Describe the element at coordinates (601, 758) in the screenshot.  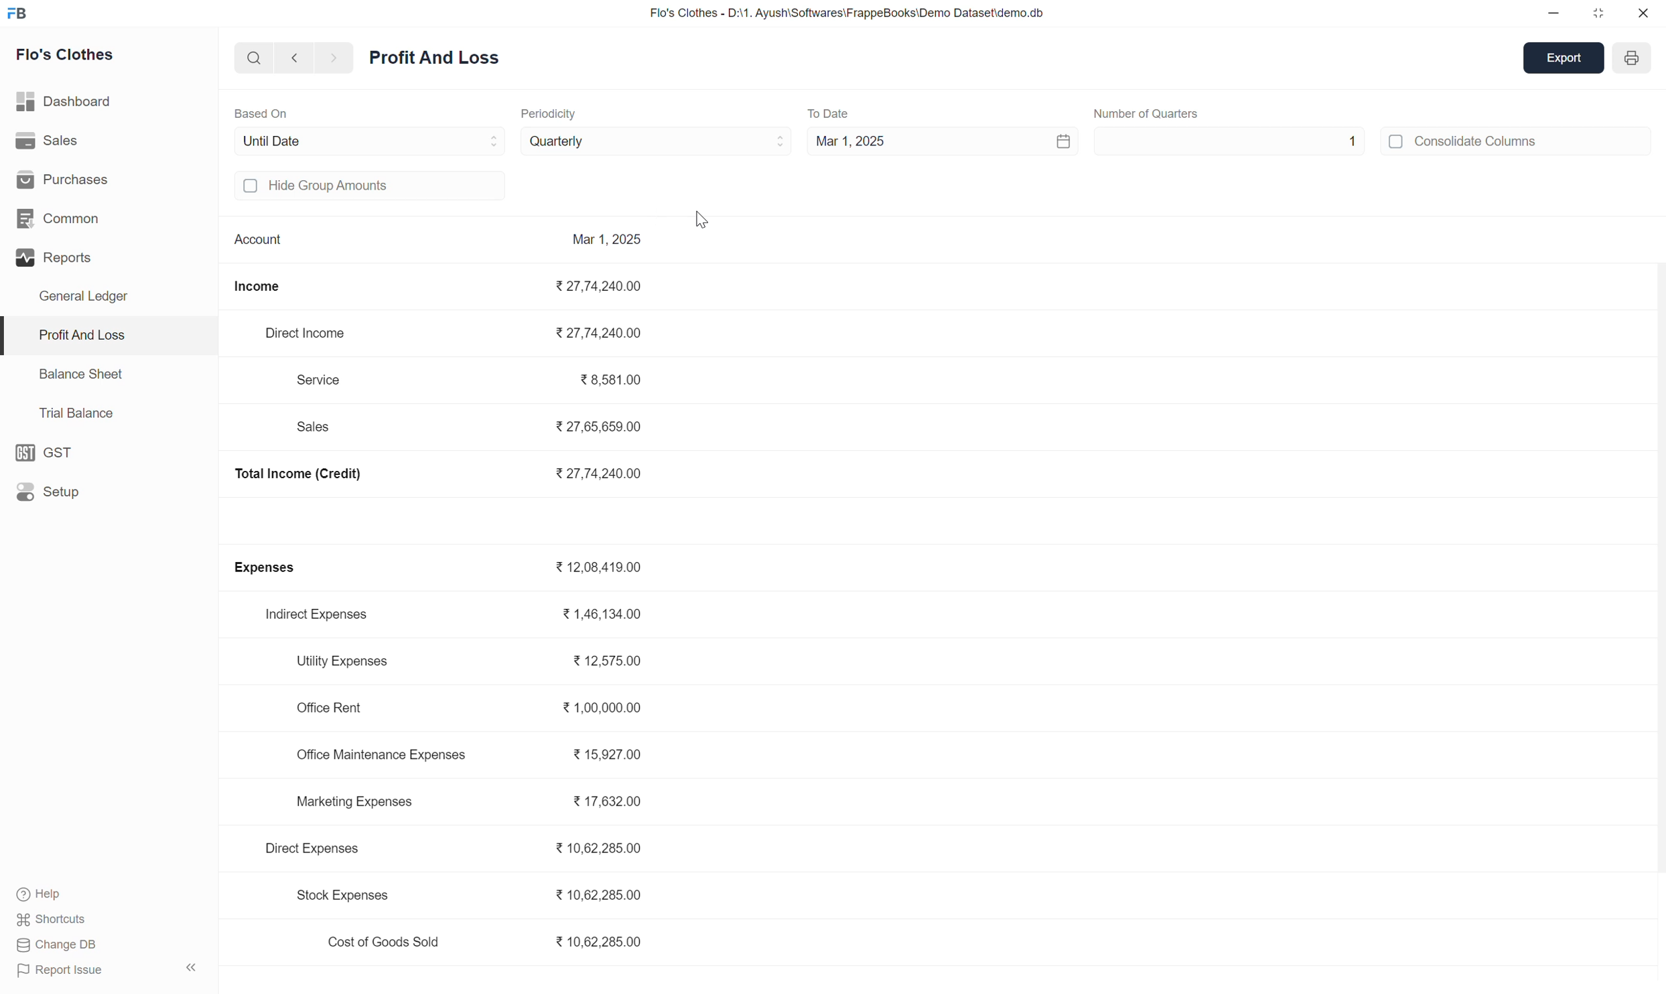
I see `₹15,927.00` at that location.